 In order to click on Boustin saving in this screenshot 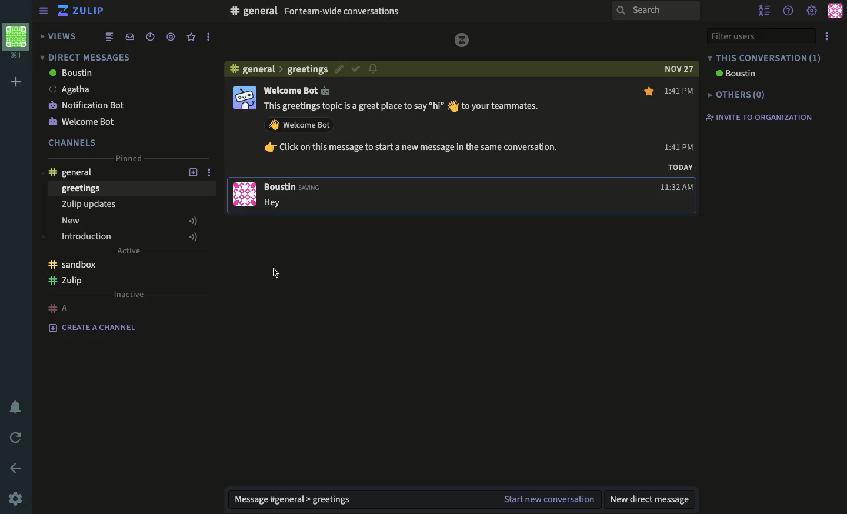, I will do `click(294, 187)`.